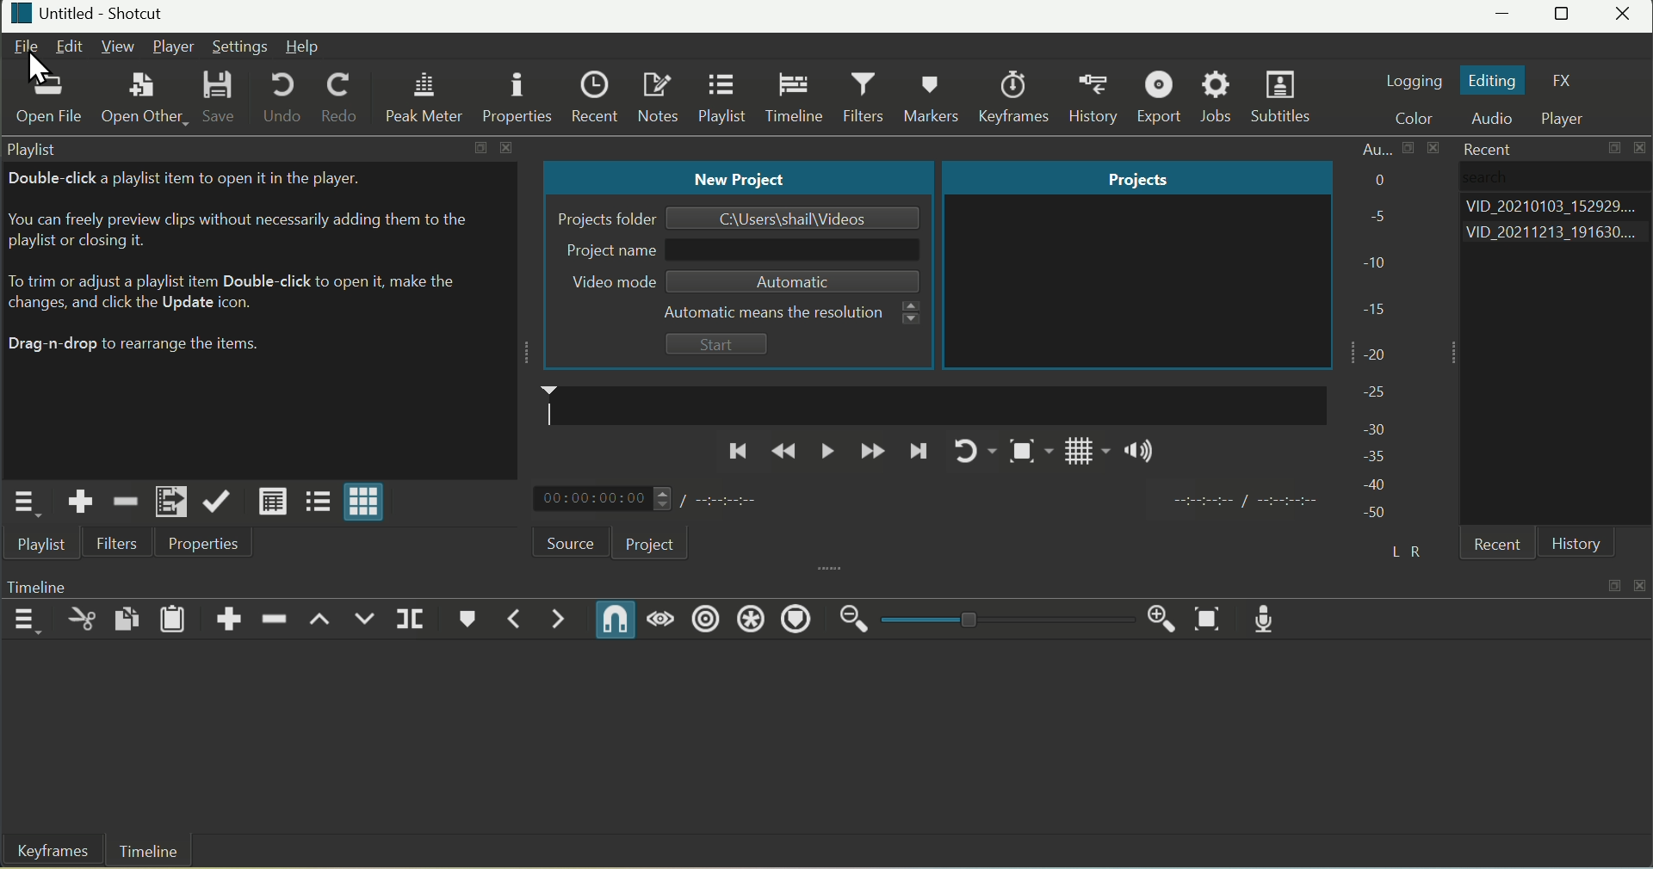 This screenshot has height=869, width=1653. I want to click on Player, so click(176, 46).